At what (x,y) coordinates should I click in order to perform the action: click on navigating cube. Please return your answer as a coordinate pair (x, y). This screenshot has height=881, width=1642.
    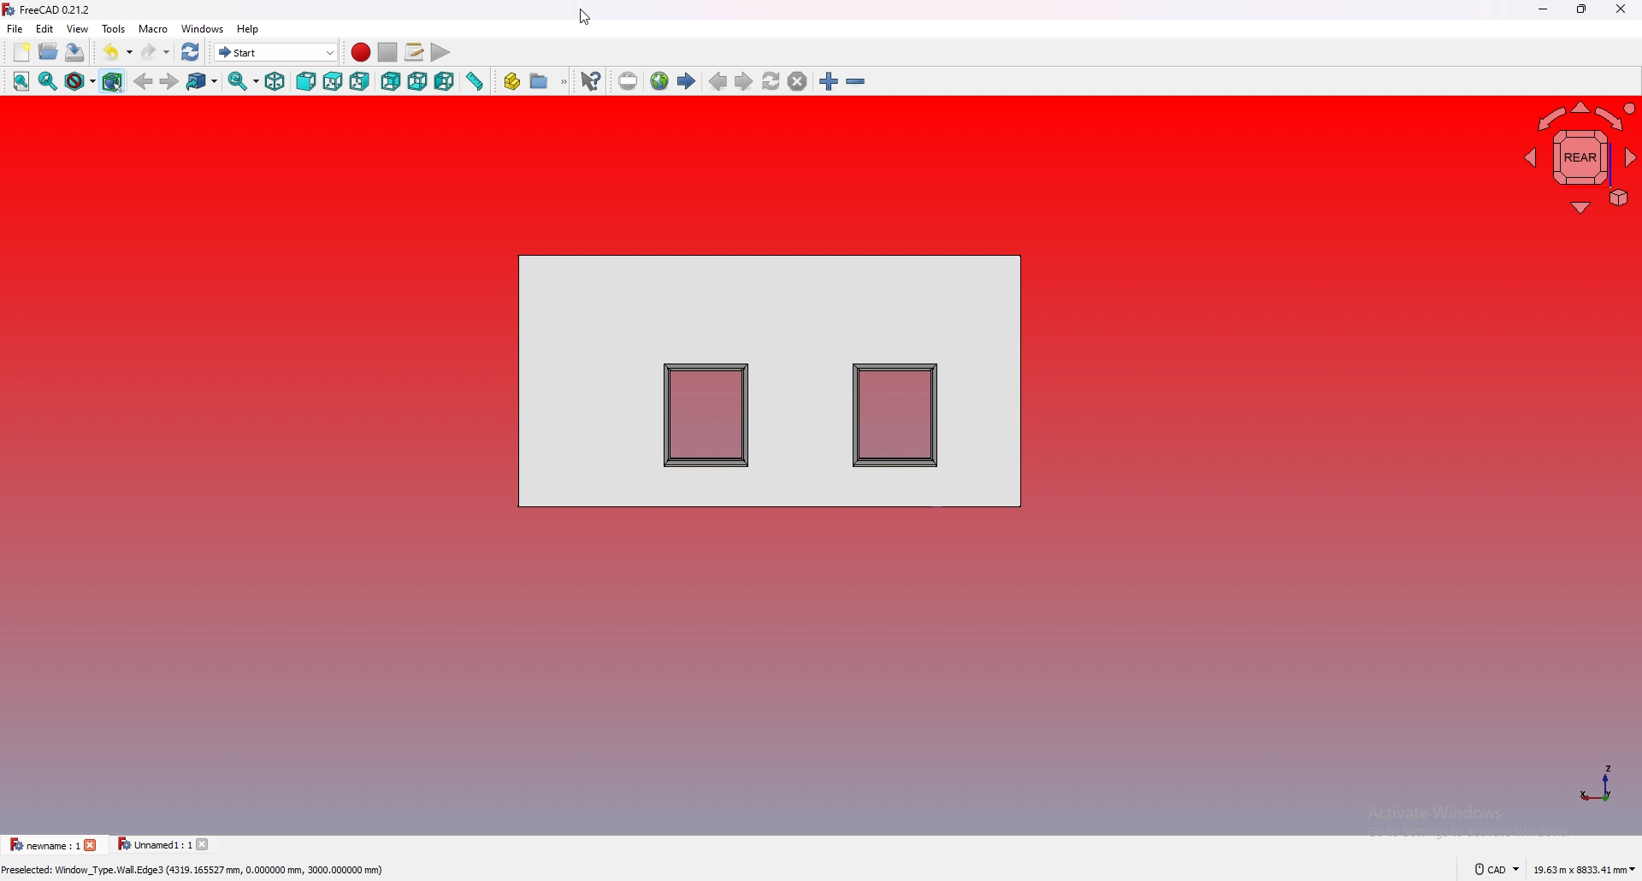
    Looking at the image, I should click on (1579, 160).